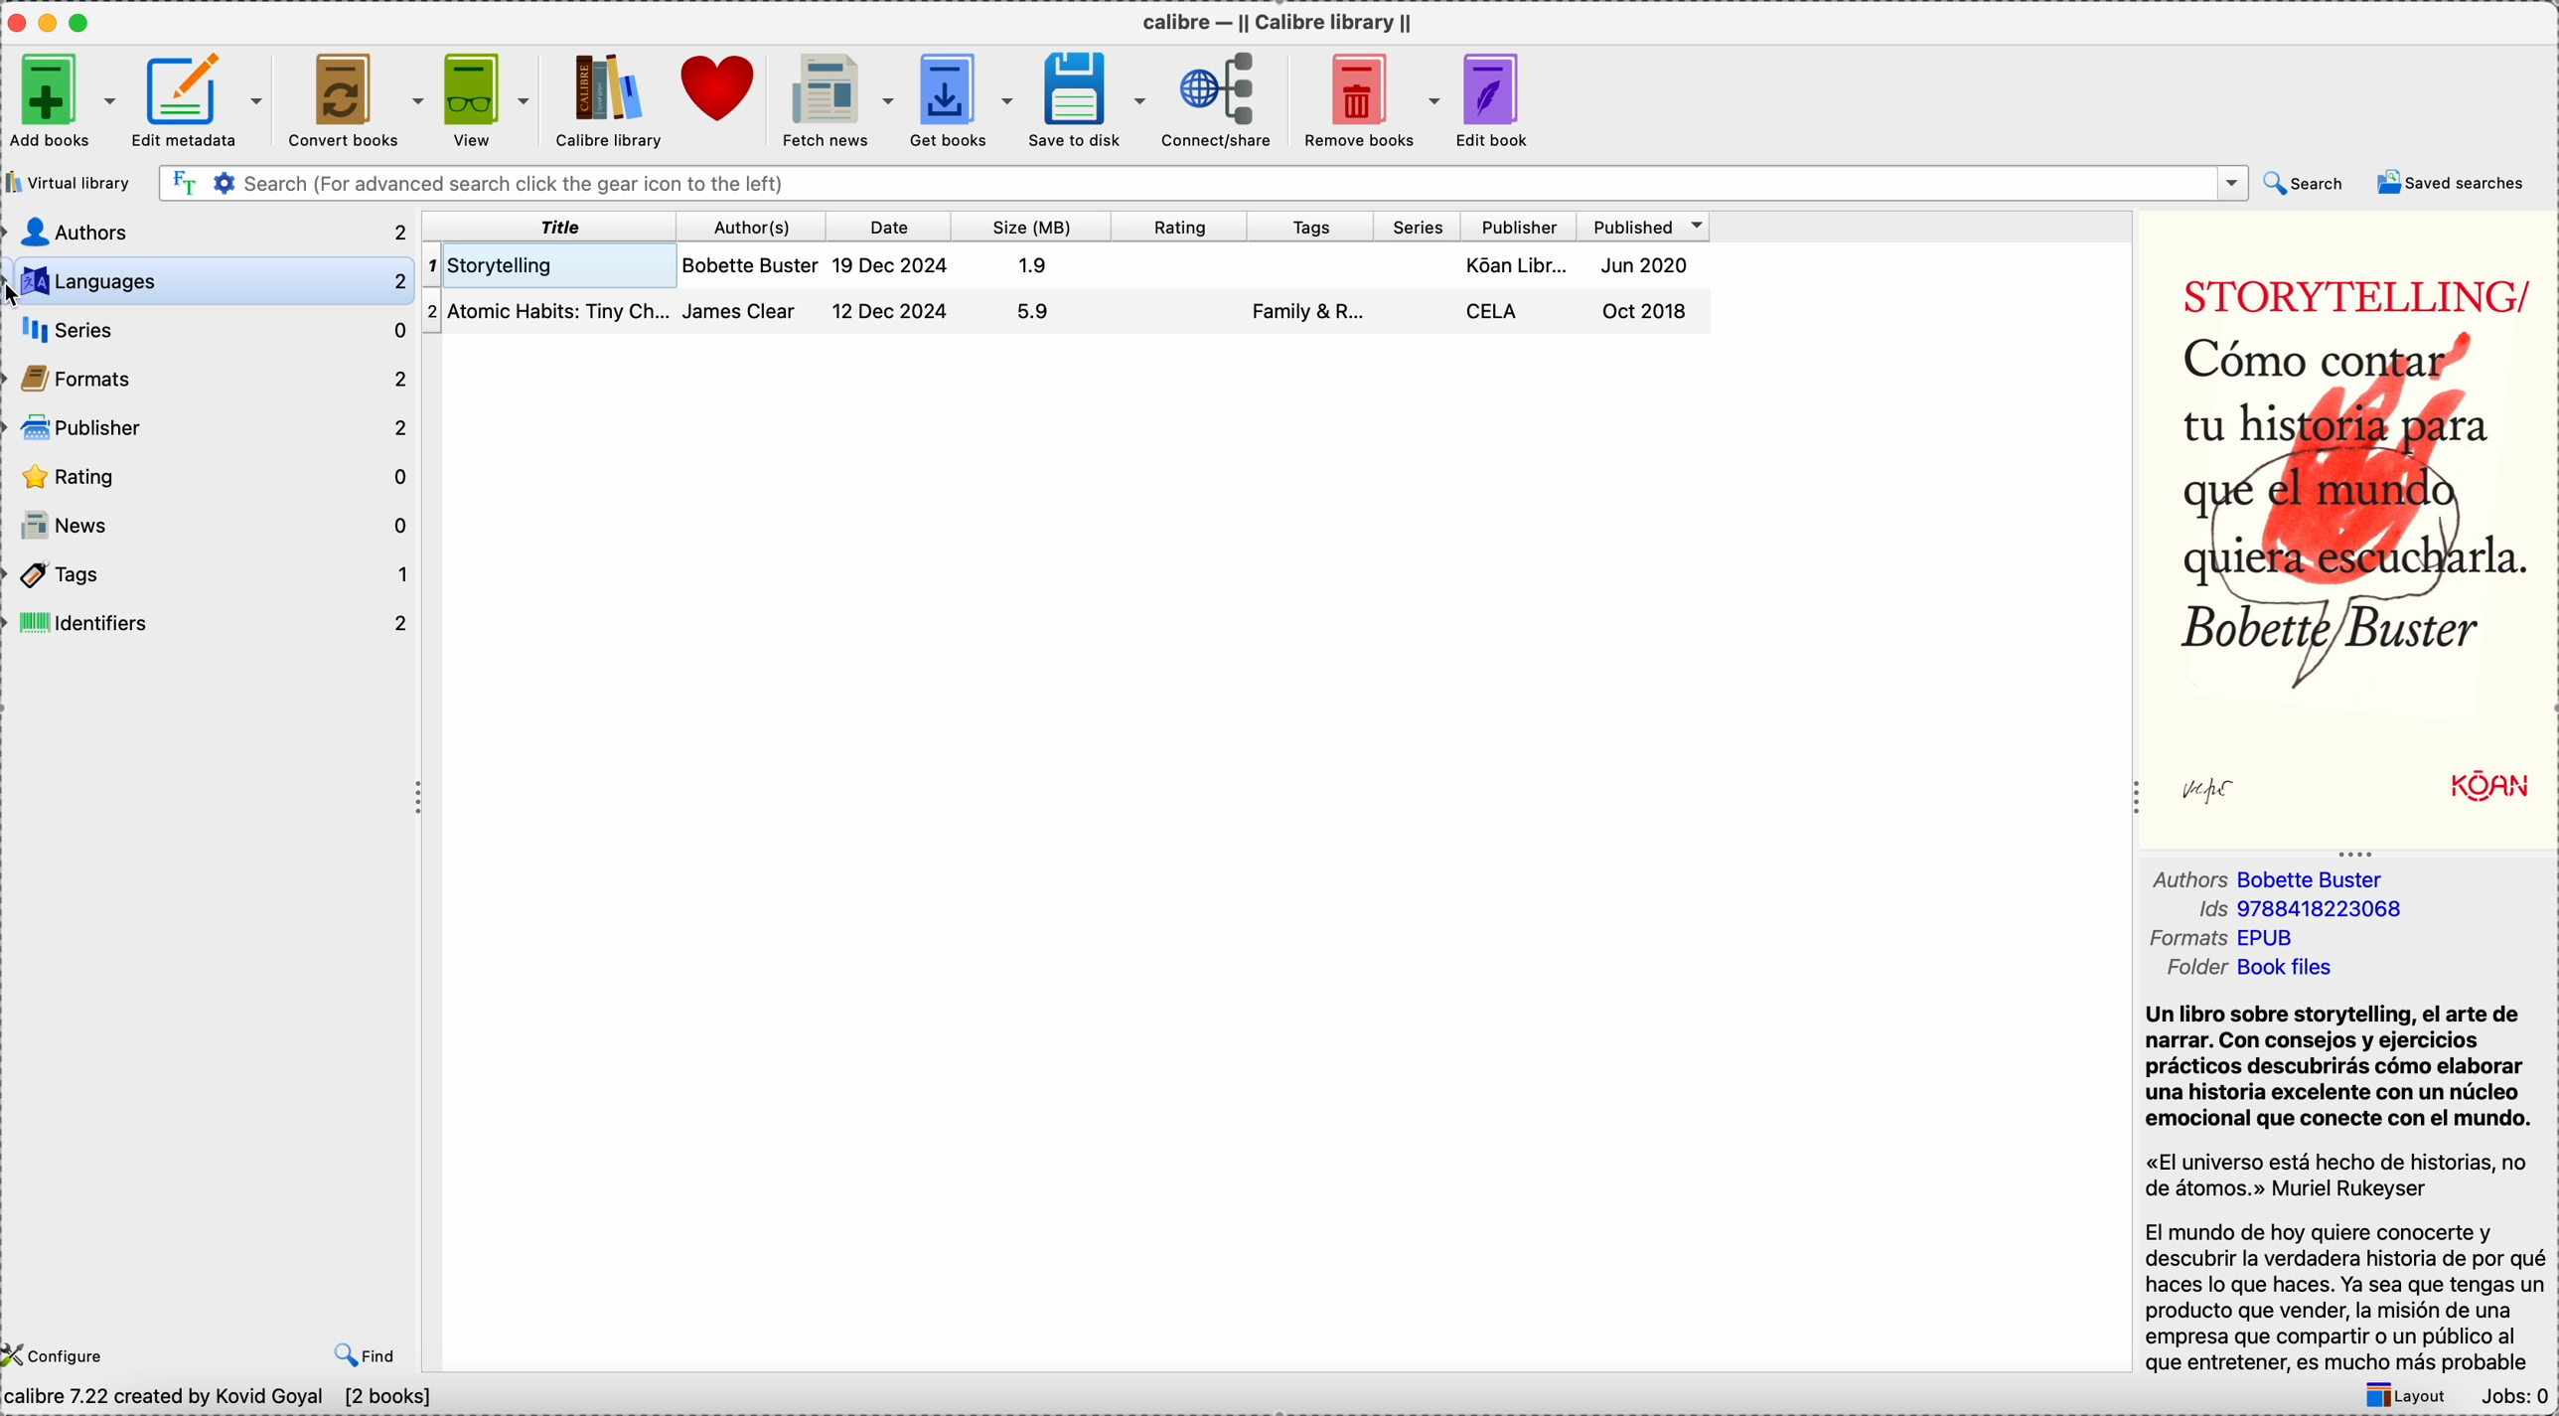 The image size is (2559, 1416). I want to click on Calibre - || Calibre library ||, so click(1284, 24).